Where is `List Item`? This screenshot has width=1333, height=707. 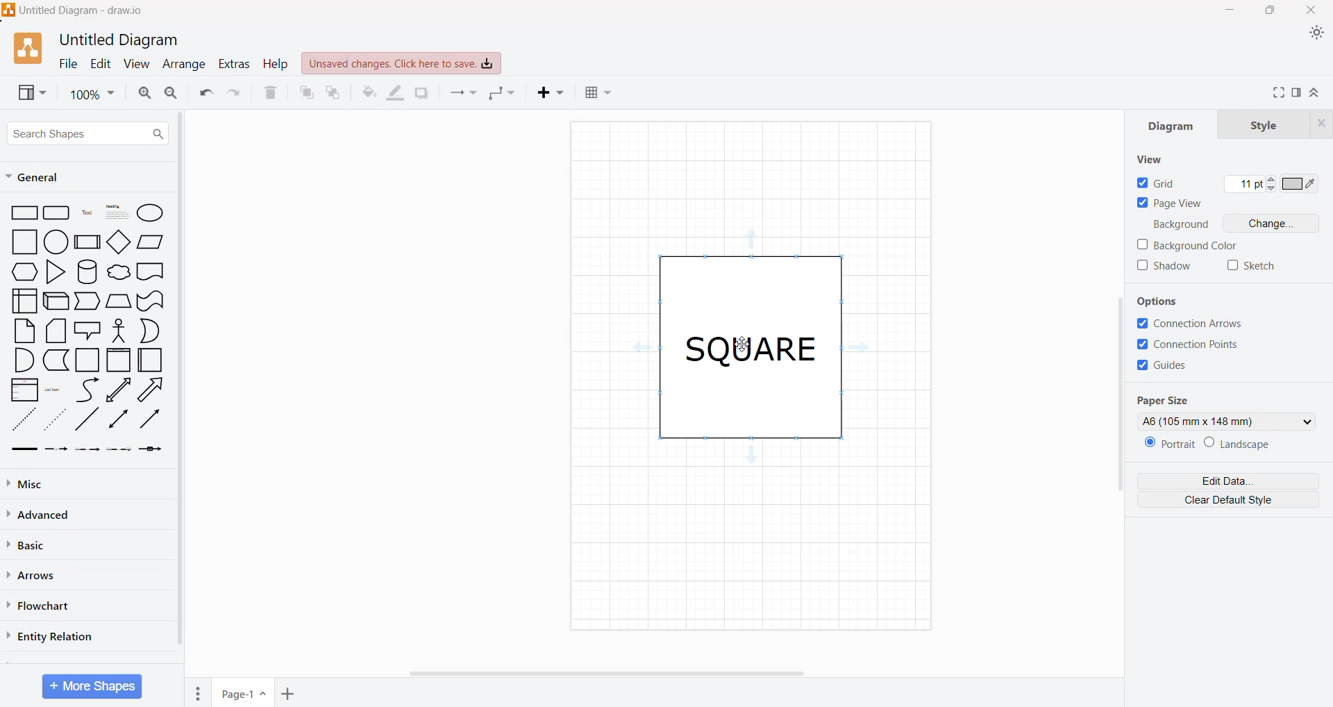 List Item is located at coordinates (56, 389).